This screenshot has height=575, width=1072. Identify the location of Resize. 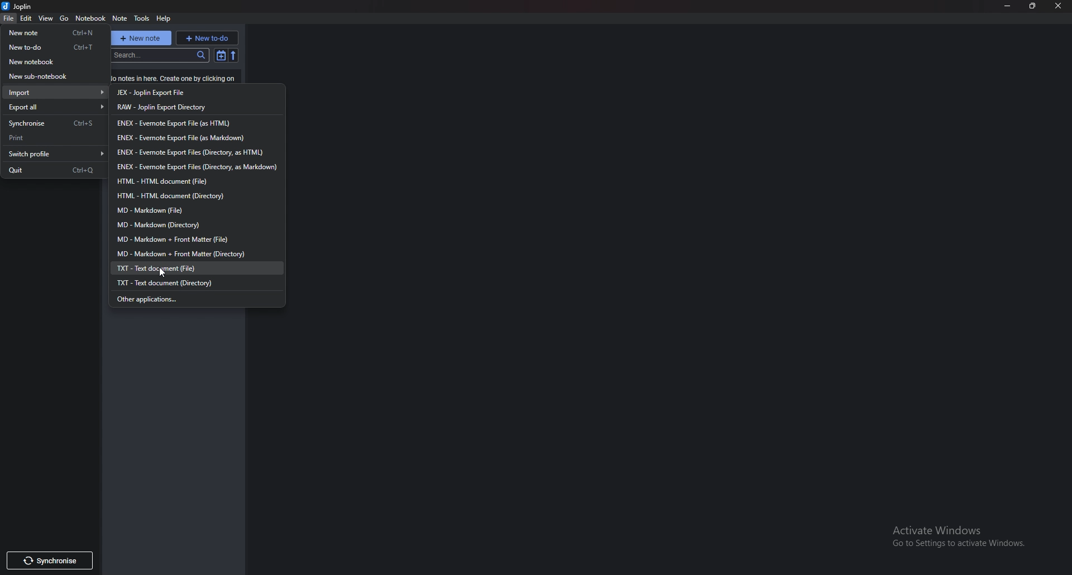
(1035, 6).